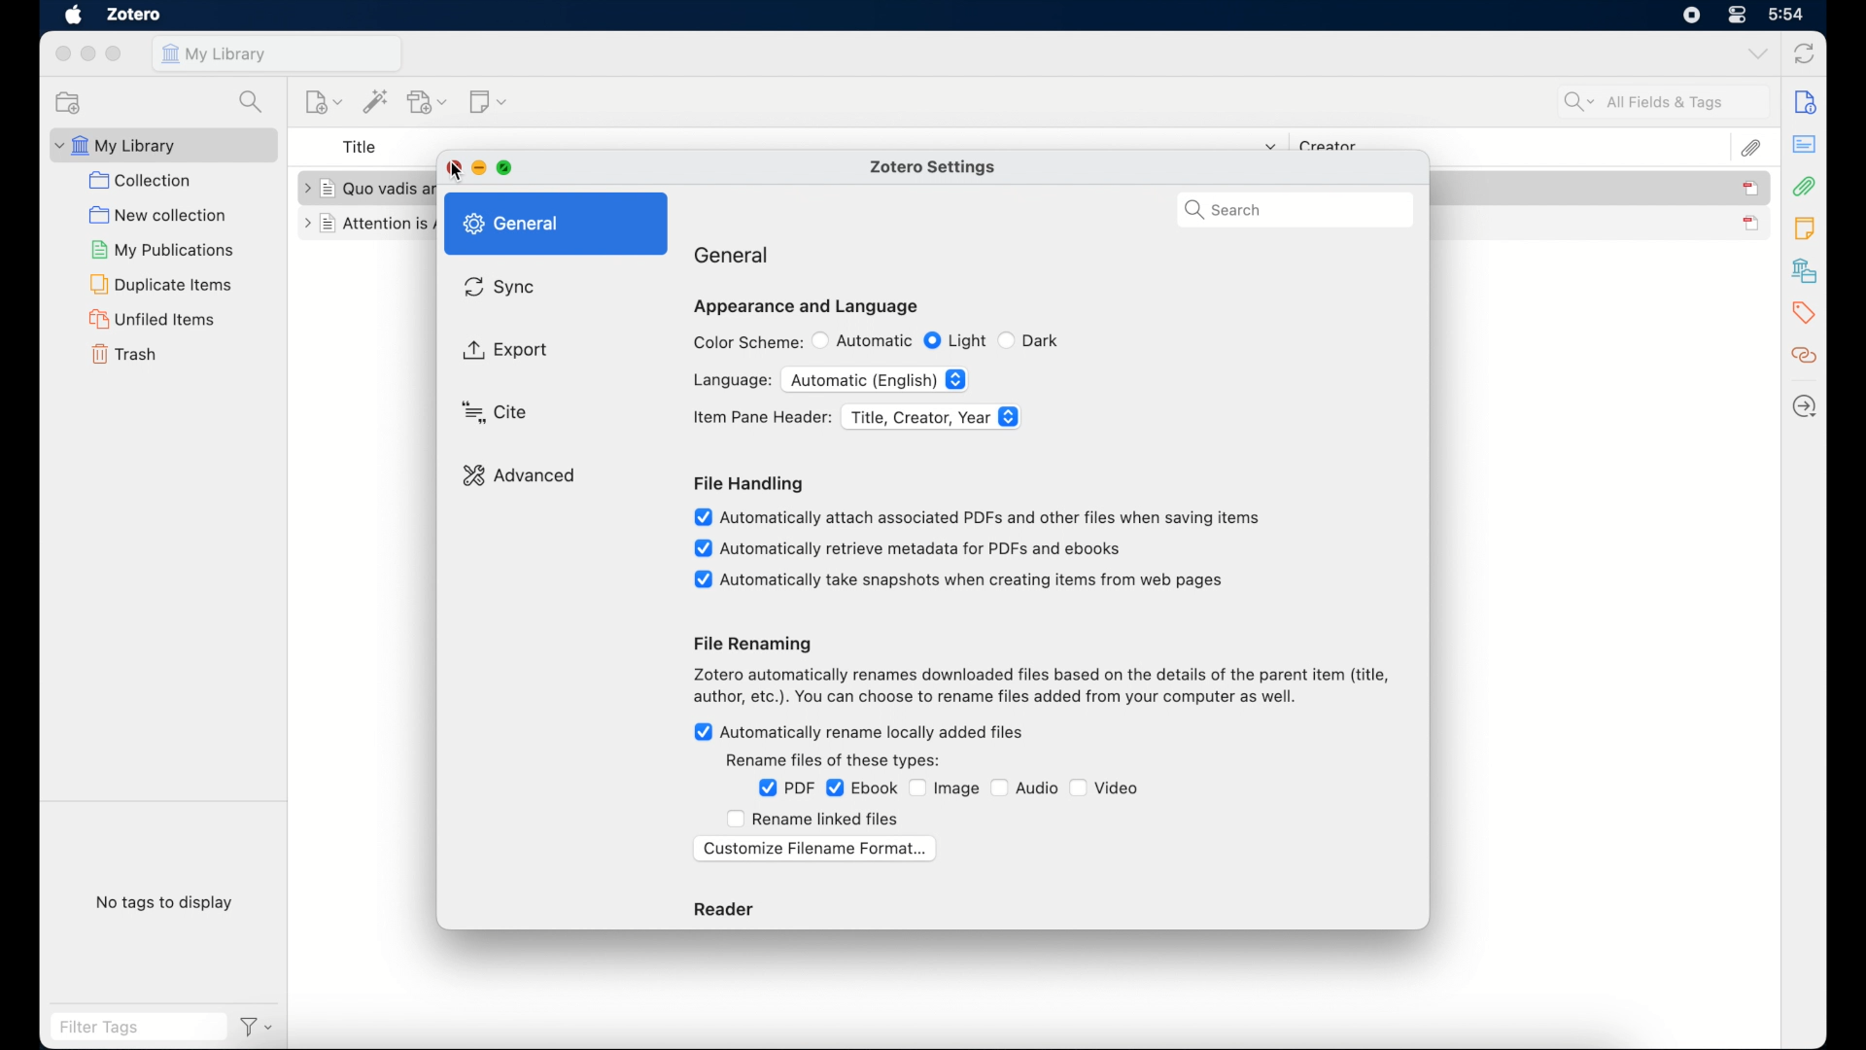 This screenshot has height=1050, width=1866. I want to click on title, creator, year, so click(933, 417).